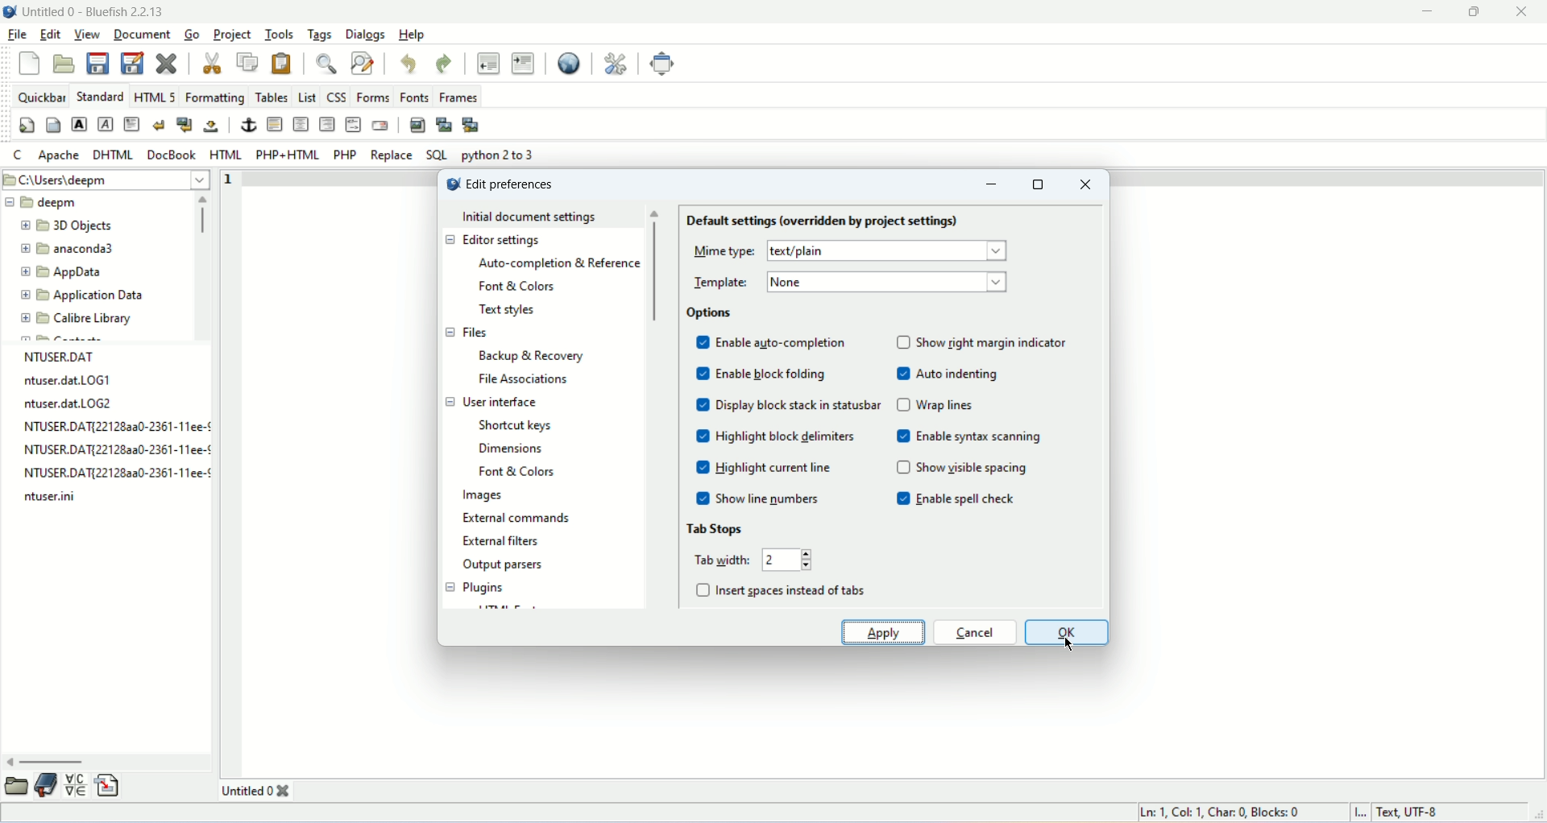  What do you see at coordinates (458, 97) in the screenshot?
I see `frames` at bounding box center [458, 97].